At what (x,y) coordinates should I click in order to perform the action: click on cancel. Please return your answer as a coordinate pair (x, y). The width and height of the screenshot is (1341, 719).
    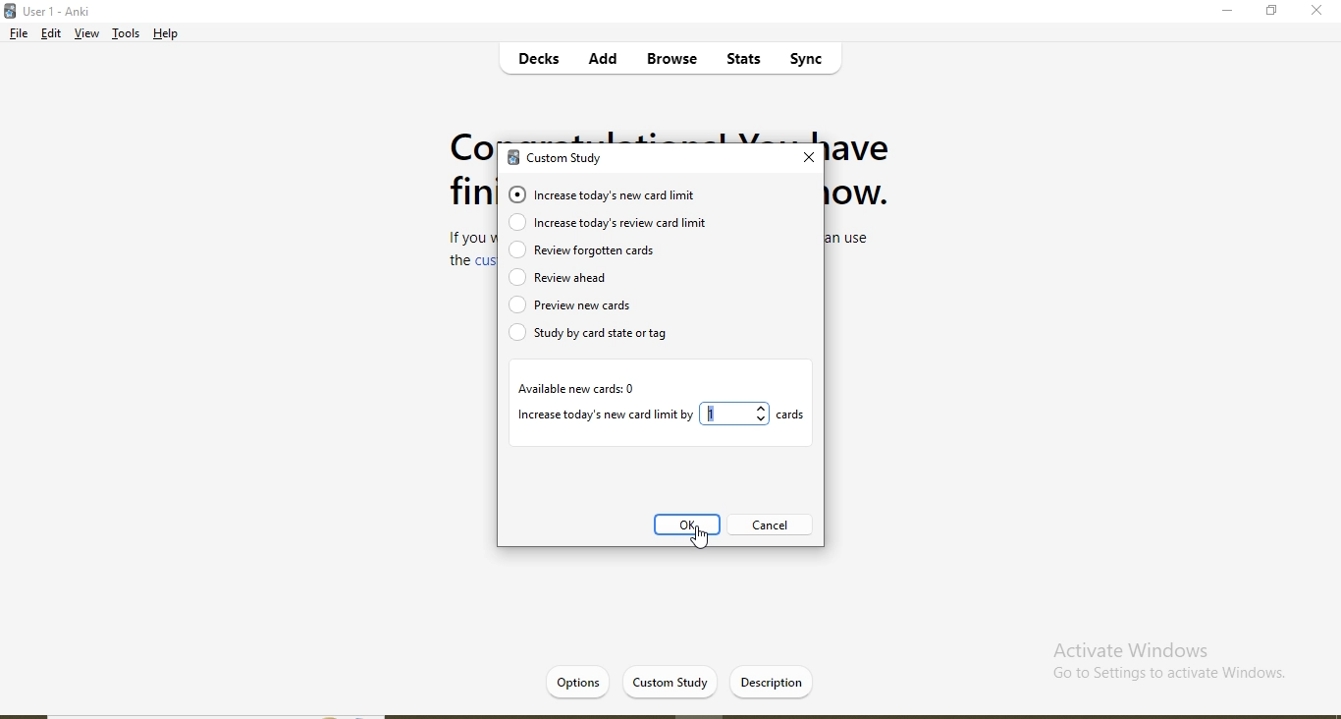
    Looking at the image, I should click on (768, 525).